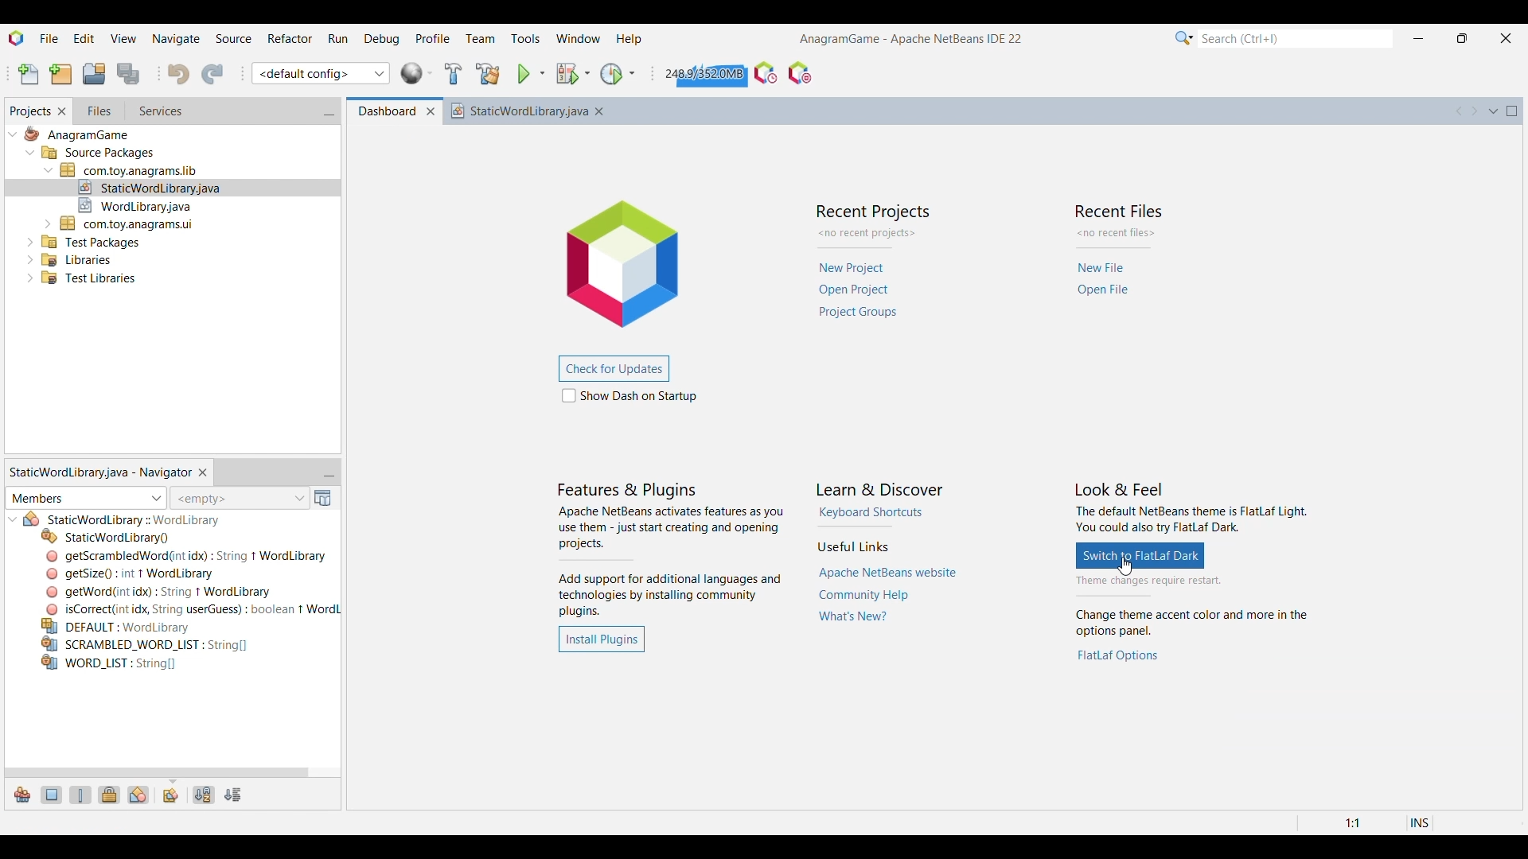 The image size is (1528, 859). What do you see at coordinates (107, 536) in the screenshot?
I see `` at bounding box center [107, 536].